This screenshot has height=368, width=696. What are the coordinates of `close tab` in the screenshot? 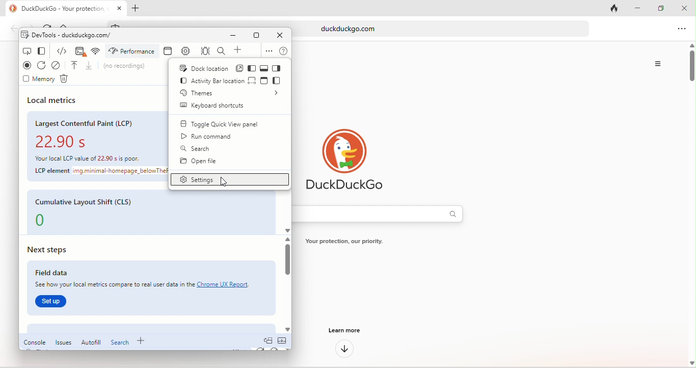 It's located at (120, 7).